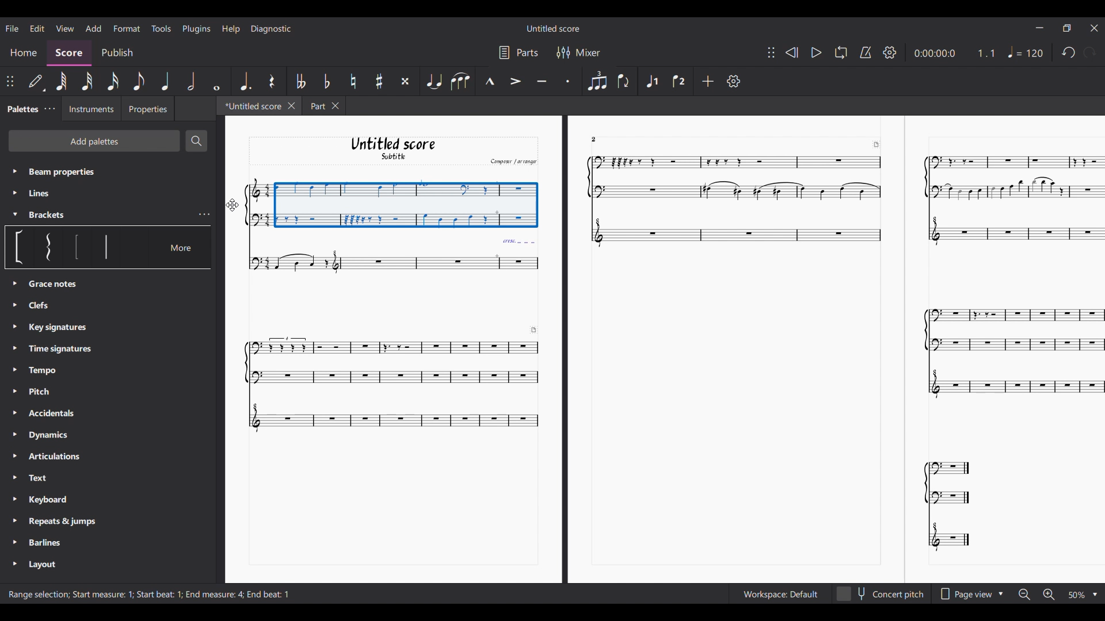 This screenshot has height=621, width=1105. Describe the element at coordinates (13, 435) in the screenshot. I see `` at that location.